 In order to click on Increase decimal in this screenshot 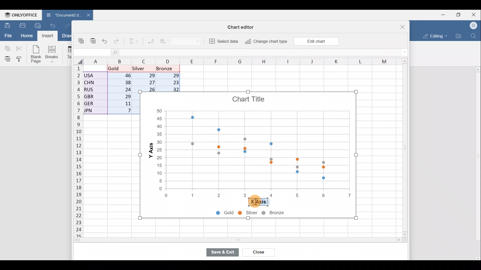, I will do `click(165, 42)`.